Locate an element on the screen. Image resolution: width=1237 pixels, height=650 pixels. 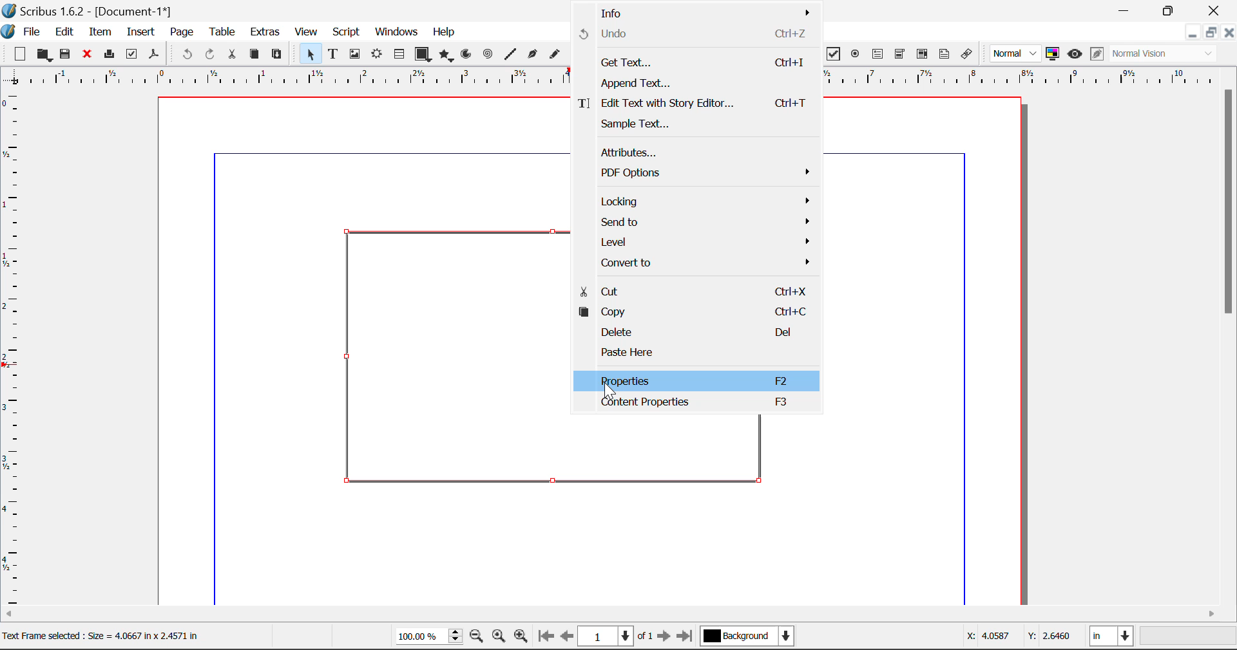
Insert is located at coordinates (140, 32).